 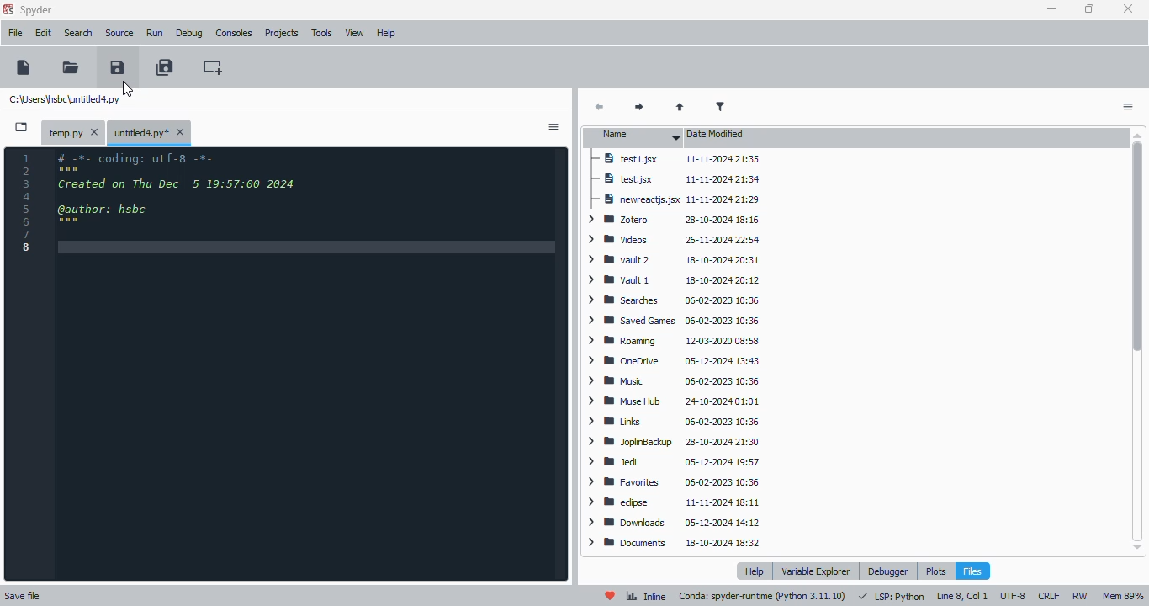 What do you see at coordinates (888, 571) in the screenshot?
I see `debugger` at bounding box center [888, 571].